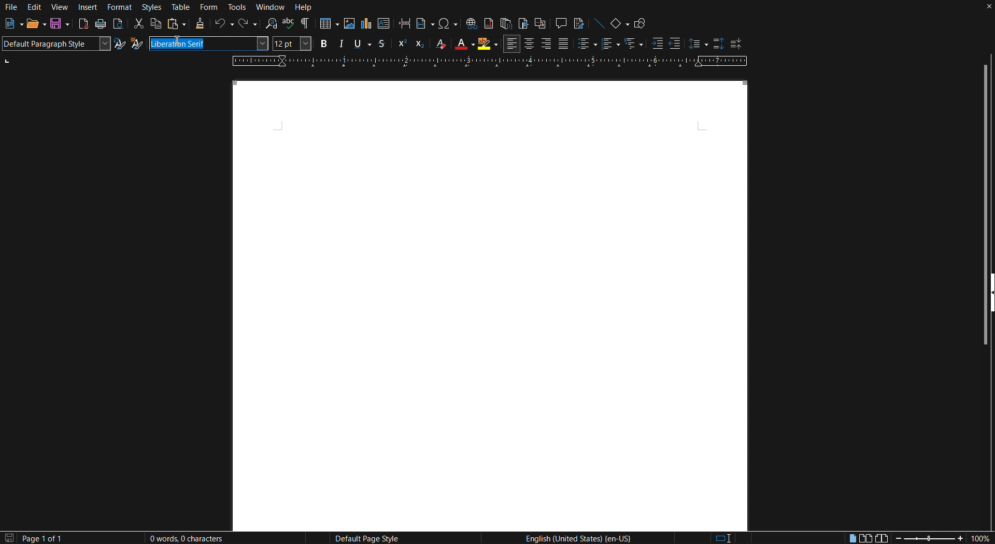 This screenshot has height=544, width=995. I want to click on Insert, so click(88, 7).